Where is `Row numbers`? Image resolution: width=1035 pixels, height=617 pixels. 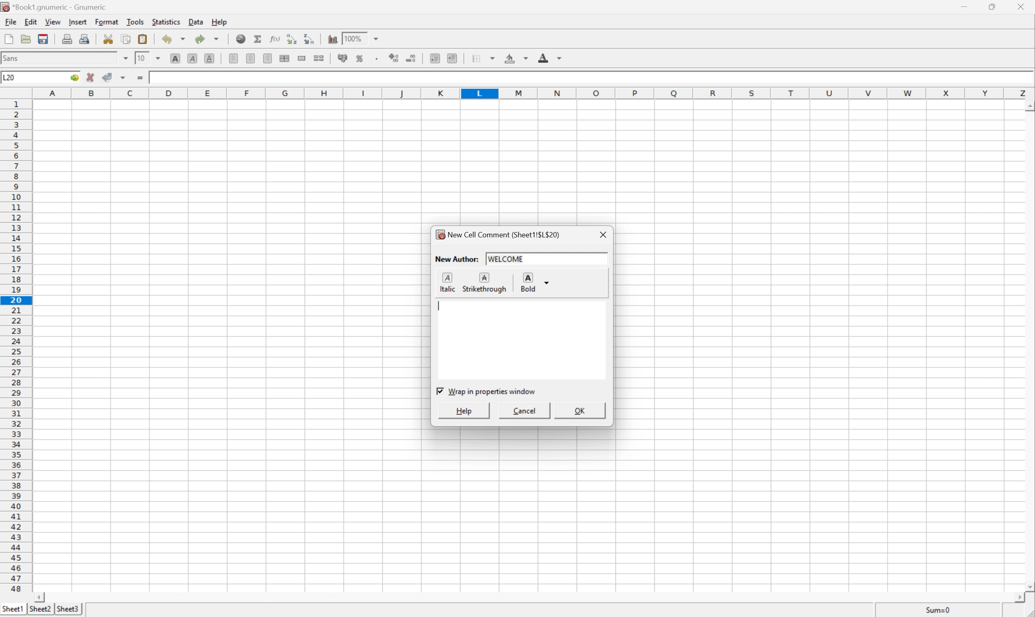
Row numbers is located at coordinates (15, 346).